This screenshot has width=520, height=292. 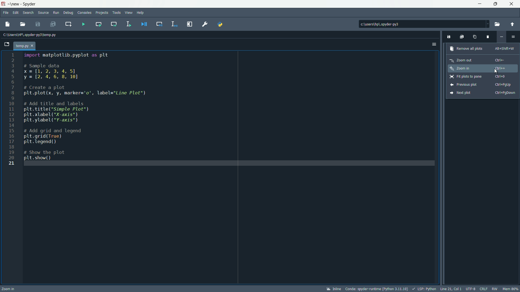 I want to click on directory, so click(x=404, y=24).